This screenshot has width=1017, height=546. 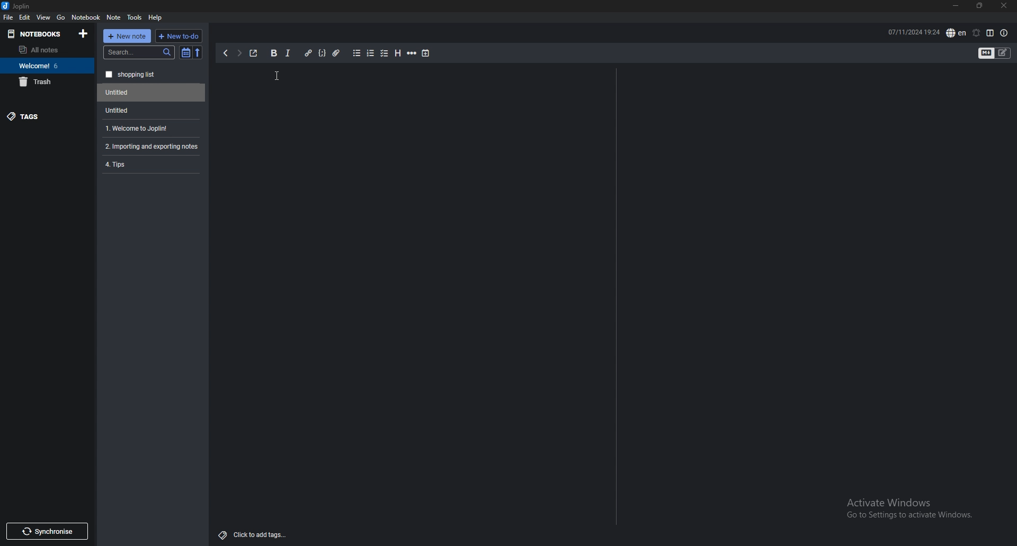 What do you see at coordinates (914, 31) in the screenshot?
I see `07/11/2024 19:24` at bounding box center [914, 31].